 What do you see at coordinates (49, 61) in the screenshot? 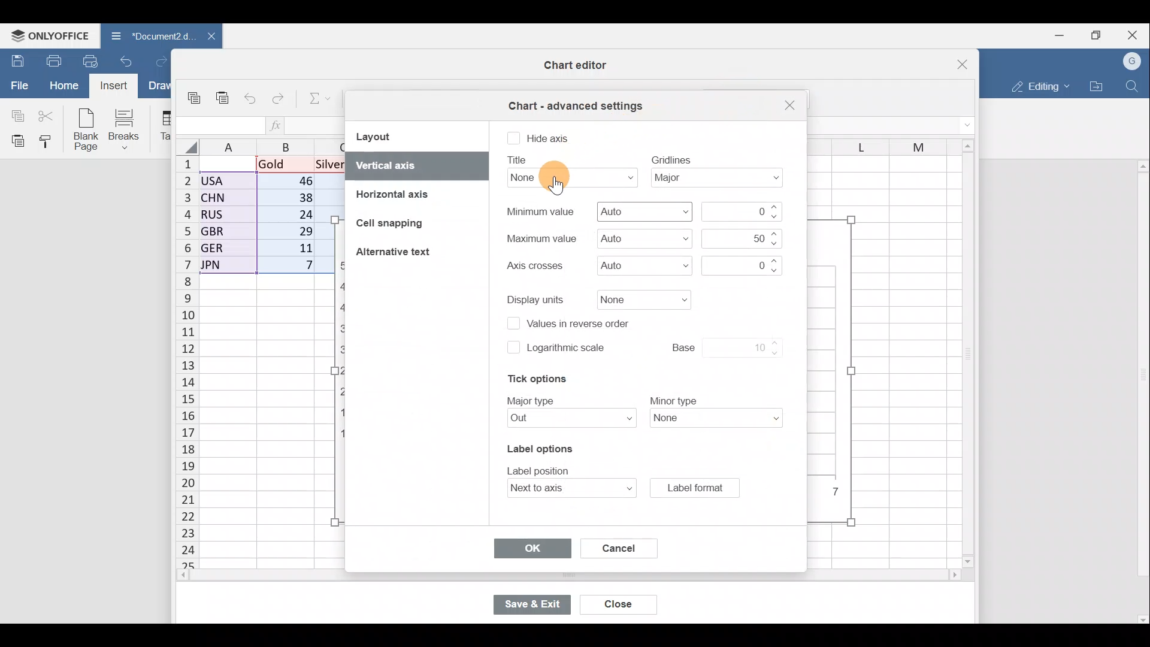
I see `Print file` at bounding box center [49, 61].